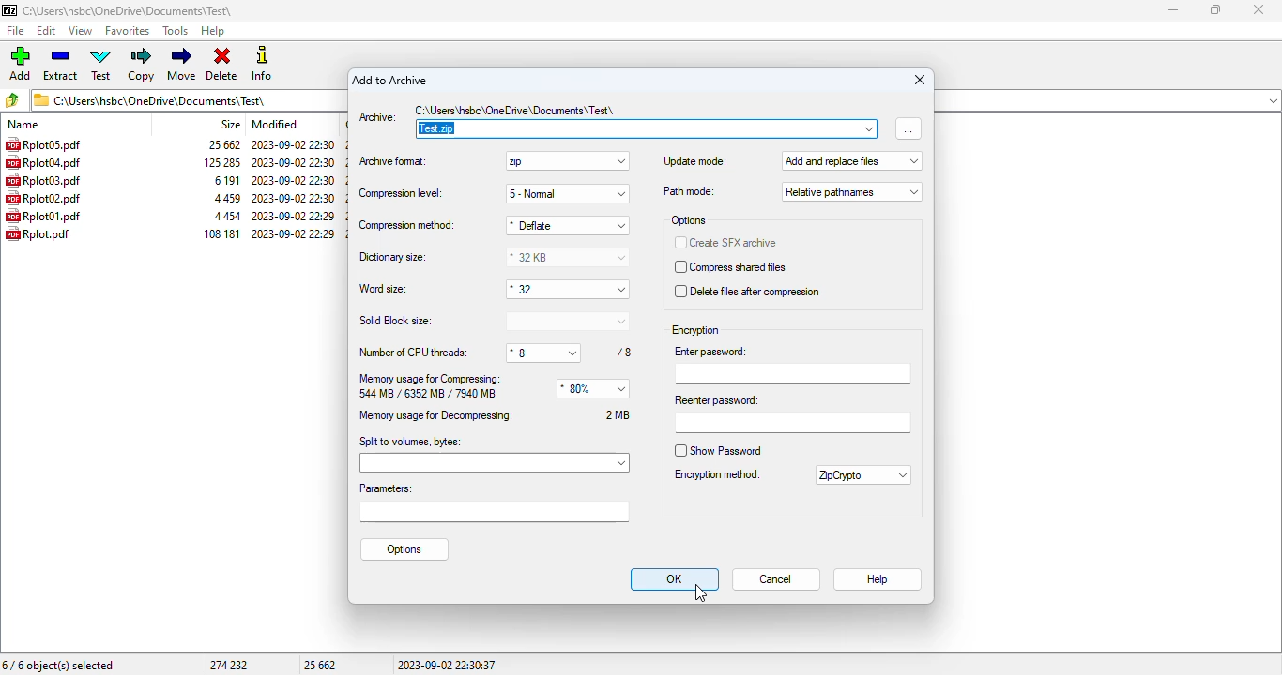  Describe the element at coordinates (790, 366) in the screenshot. I see `enter password: ` at that location.